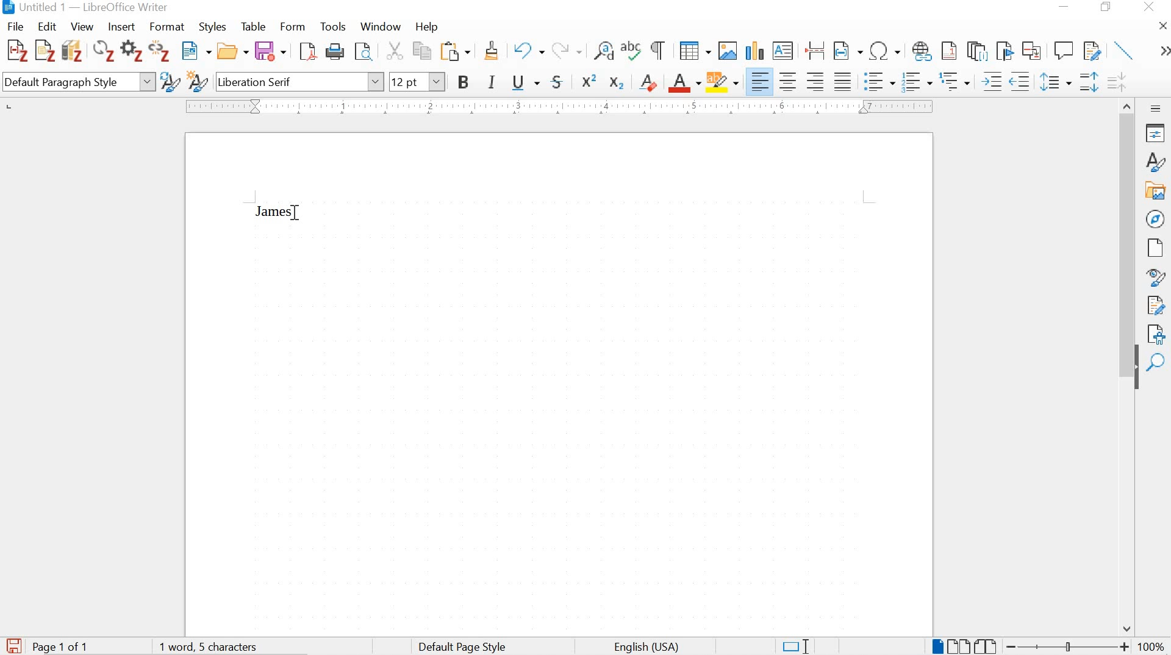 Image resolution: width=1171 pixels, height=655 pixels. I want to click on font name, so click(299, 82).